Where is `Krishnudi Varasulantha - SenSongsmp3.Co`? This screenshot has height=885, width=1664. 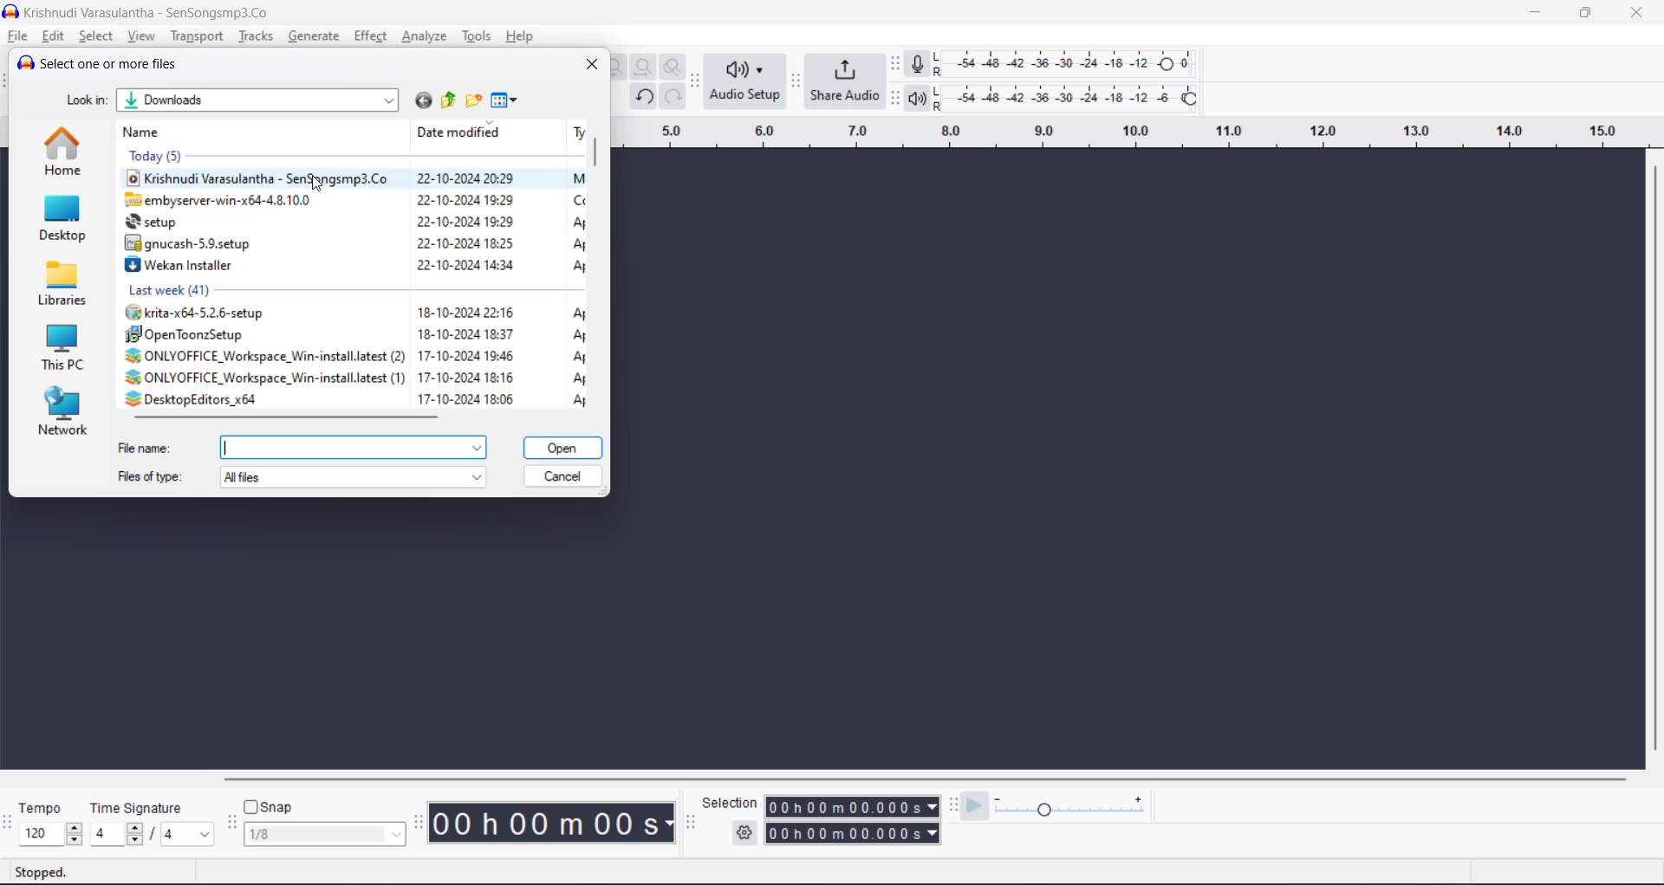
Krishnudi Varasulantha - SenSongsmp3.Co is located at coordinates (144, 13).